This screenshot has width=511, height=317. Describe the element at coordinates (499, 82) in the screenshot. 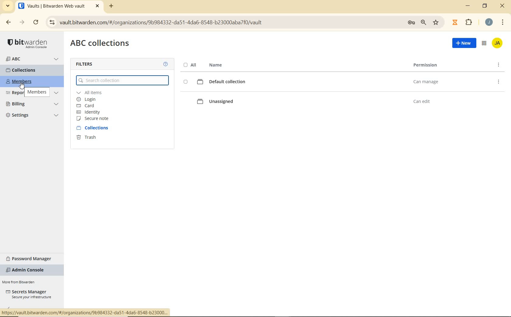

I see `OPTIONS` at that location.